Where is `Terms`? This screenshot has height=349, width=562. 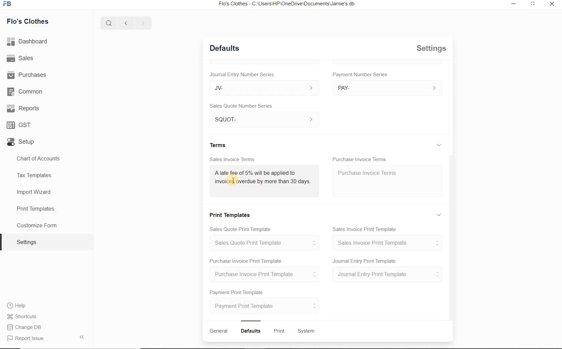
Terms is located at coordinates (219, 144).